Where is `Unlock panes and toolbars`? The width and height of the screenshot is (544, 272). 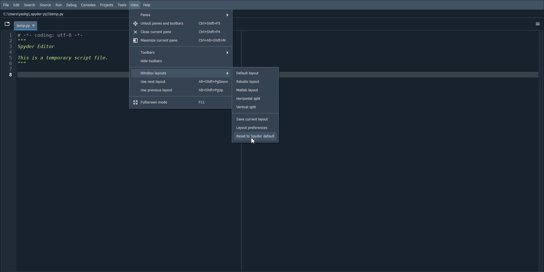
Unlock panes and toolbars is located at coordinates (182, 23).